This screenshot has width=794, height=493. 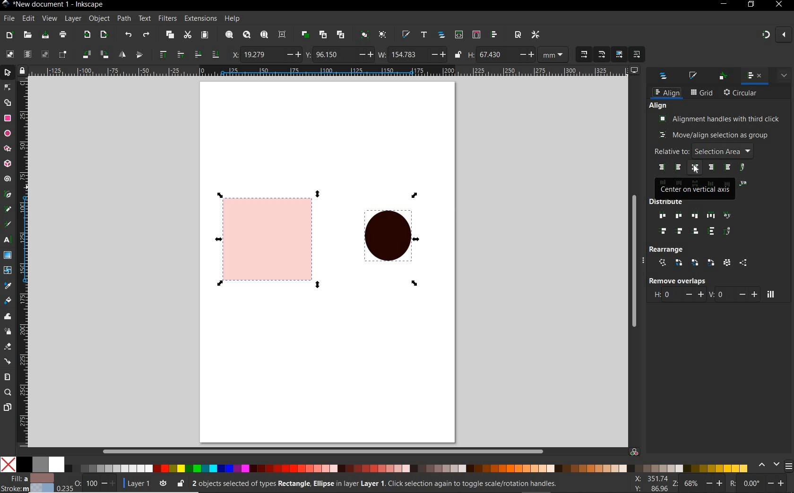 I want to click on rearrange, so click(x=668, y=248).